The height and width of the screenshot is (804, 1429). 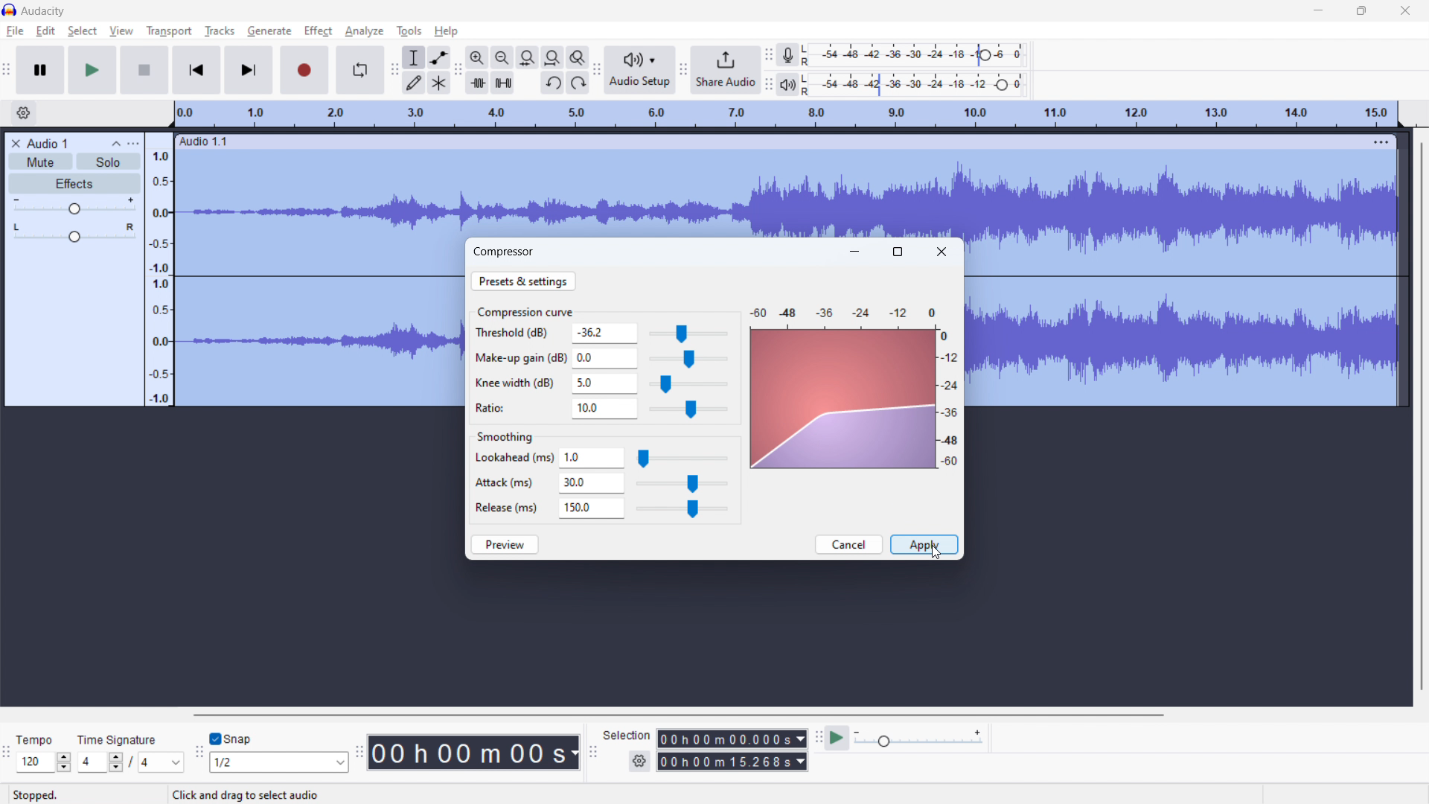 What do you see at coordinates (250, 71) in the screenshot?
I see `skip to end` at bounding box center [250, 71].